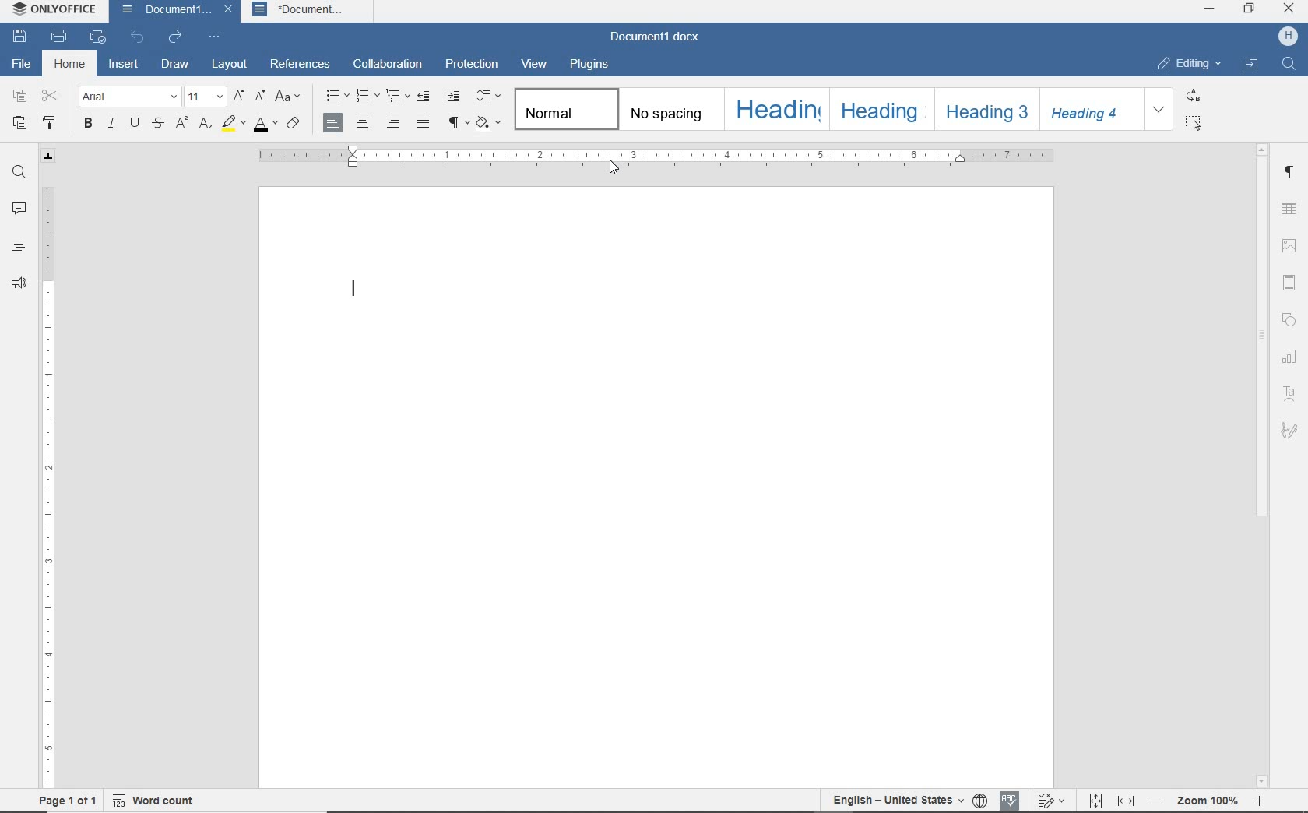 The height and width of the screenshot is (813, 1308). What do you see at coordinates (1250, 63) in the screenshot?
I see `OPEN FILE LOCATION` at bounding box center [1250, 63].